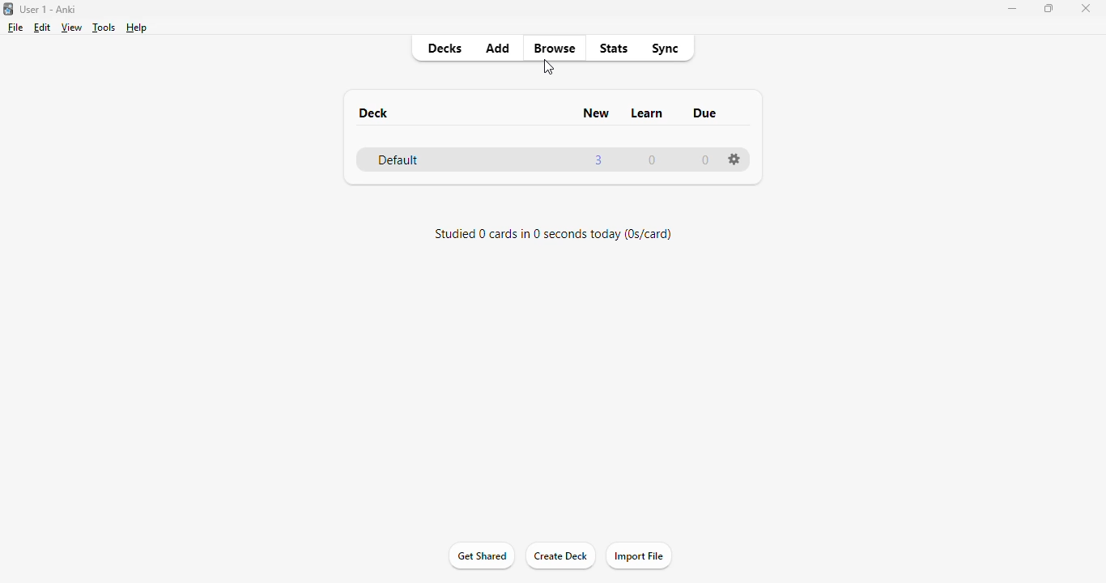 Image resolution: width=1106 pixels, height=583 pixels. What do you see at coordinates (1012, 9) in the screenshot?
I see `minimize` at bounding box center [1012, 9].